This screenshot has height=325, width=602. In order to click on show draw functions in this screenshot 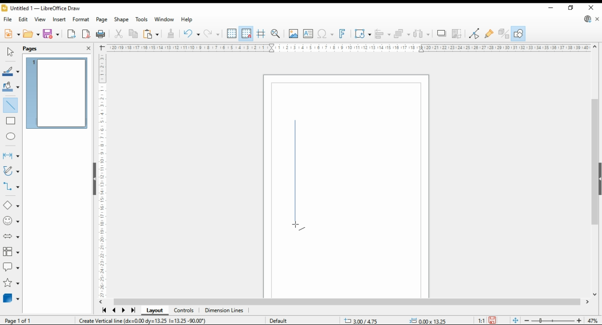, I will do `click(518, 33)`.